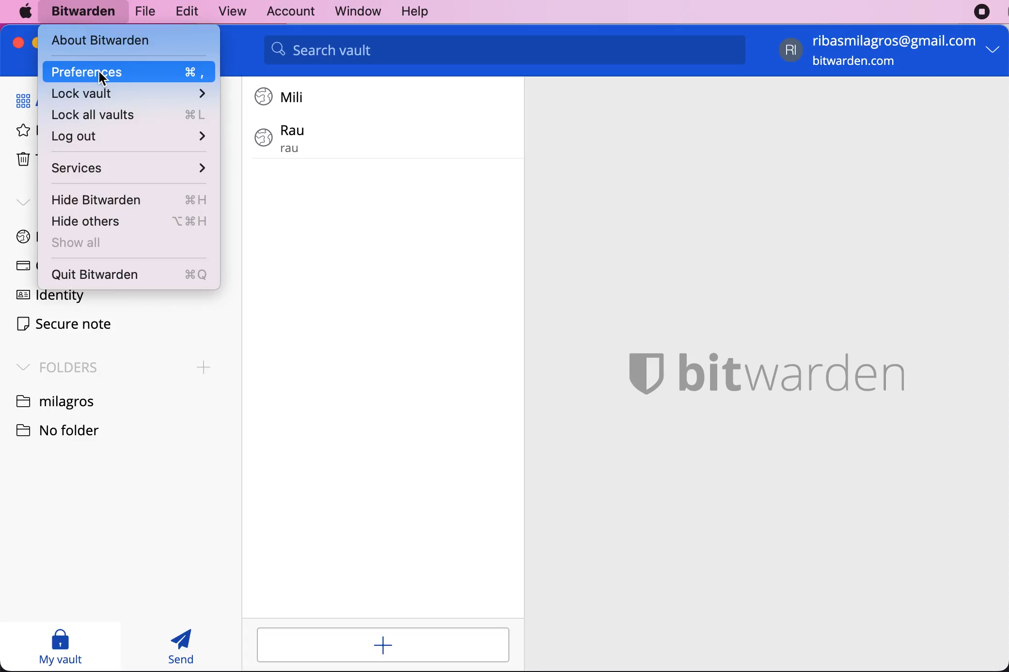 Image resolution: width=1009 pixels, height=672 pixels. Describe the element at coordinates (129, 71) in the screenshot. I see `Cursor on preferences` at that location.